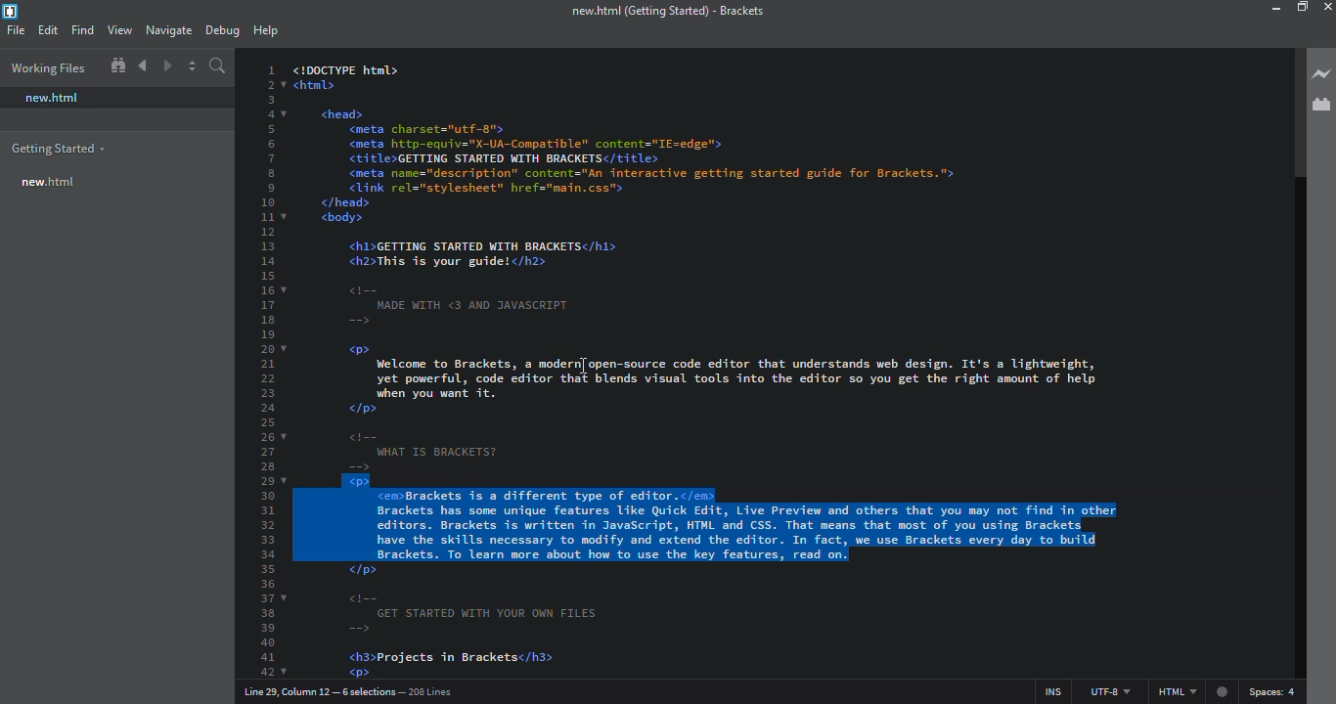 Image resolution: width=1336 pixels, height=704 pixels. I want to click on line, so click(355, 692).